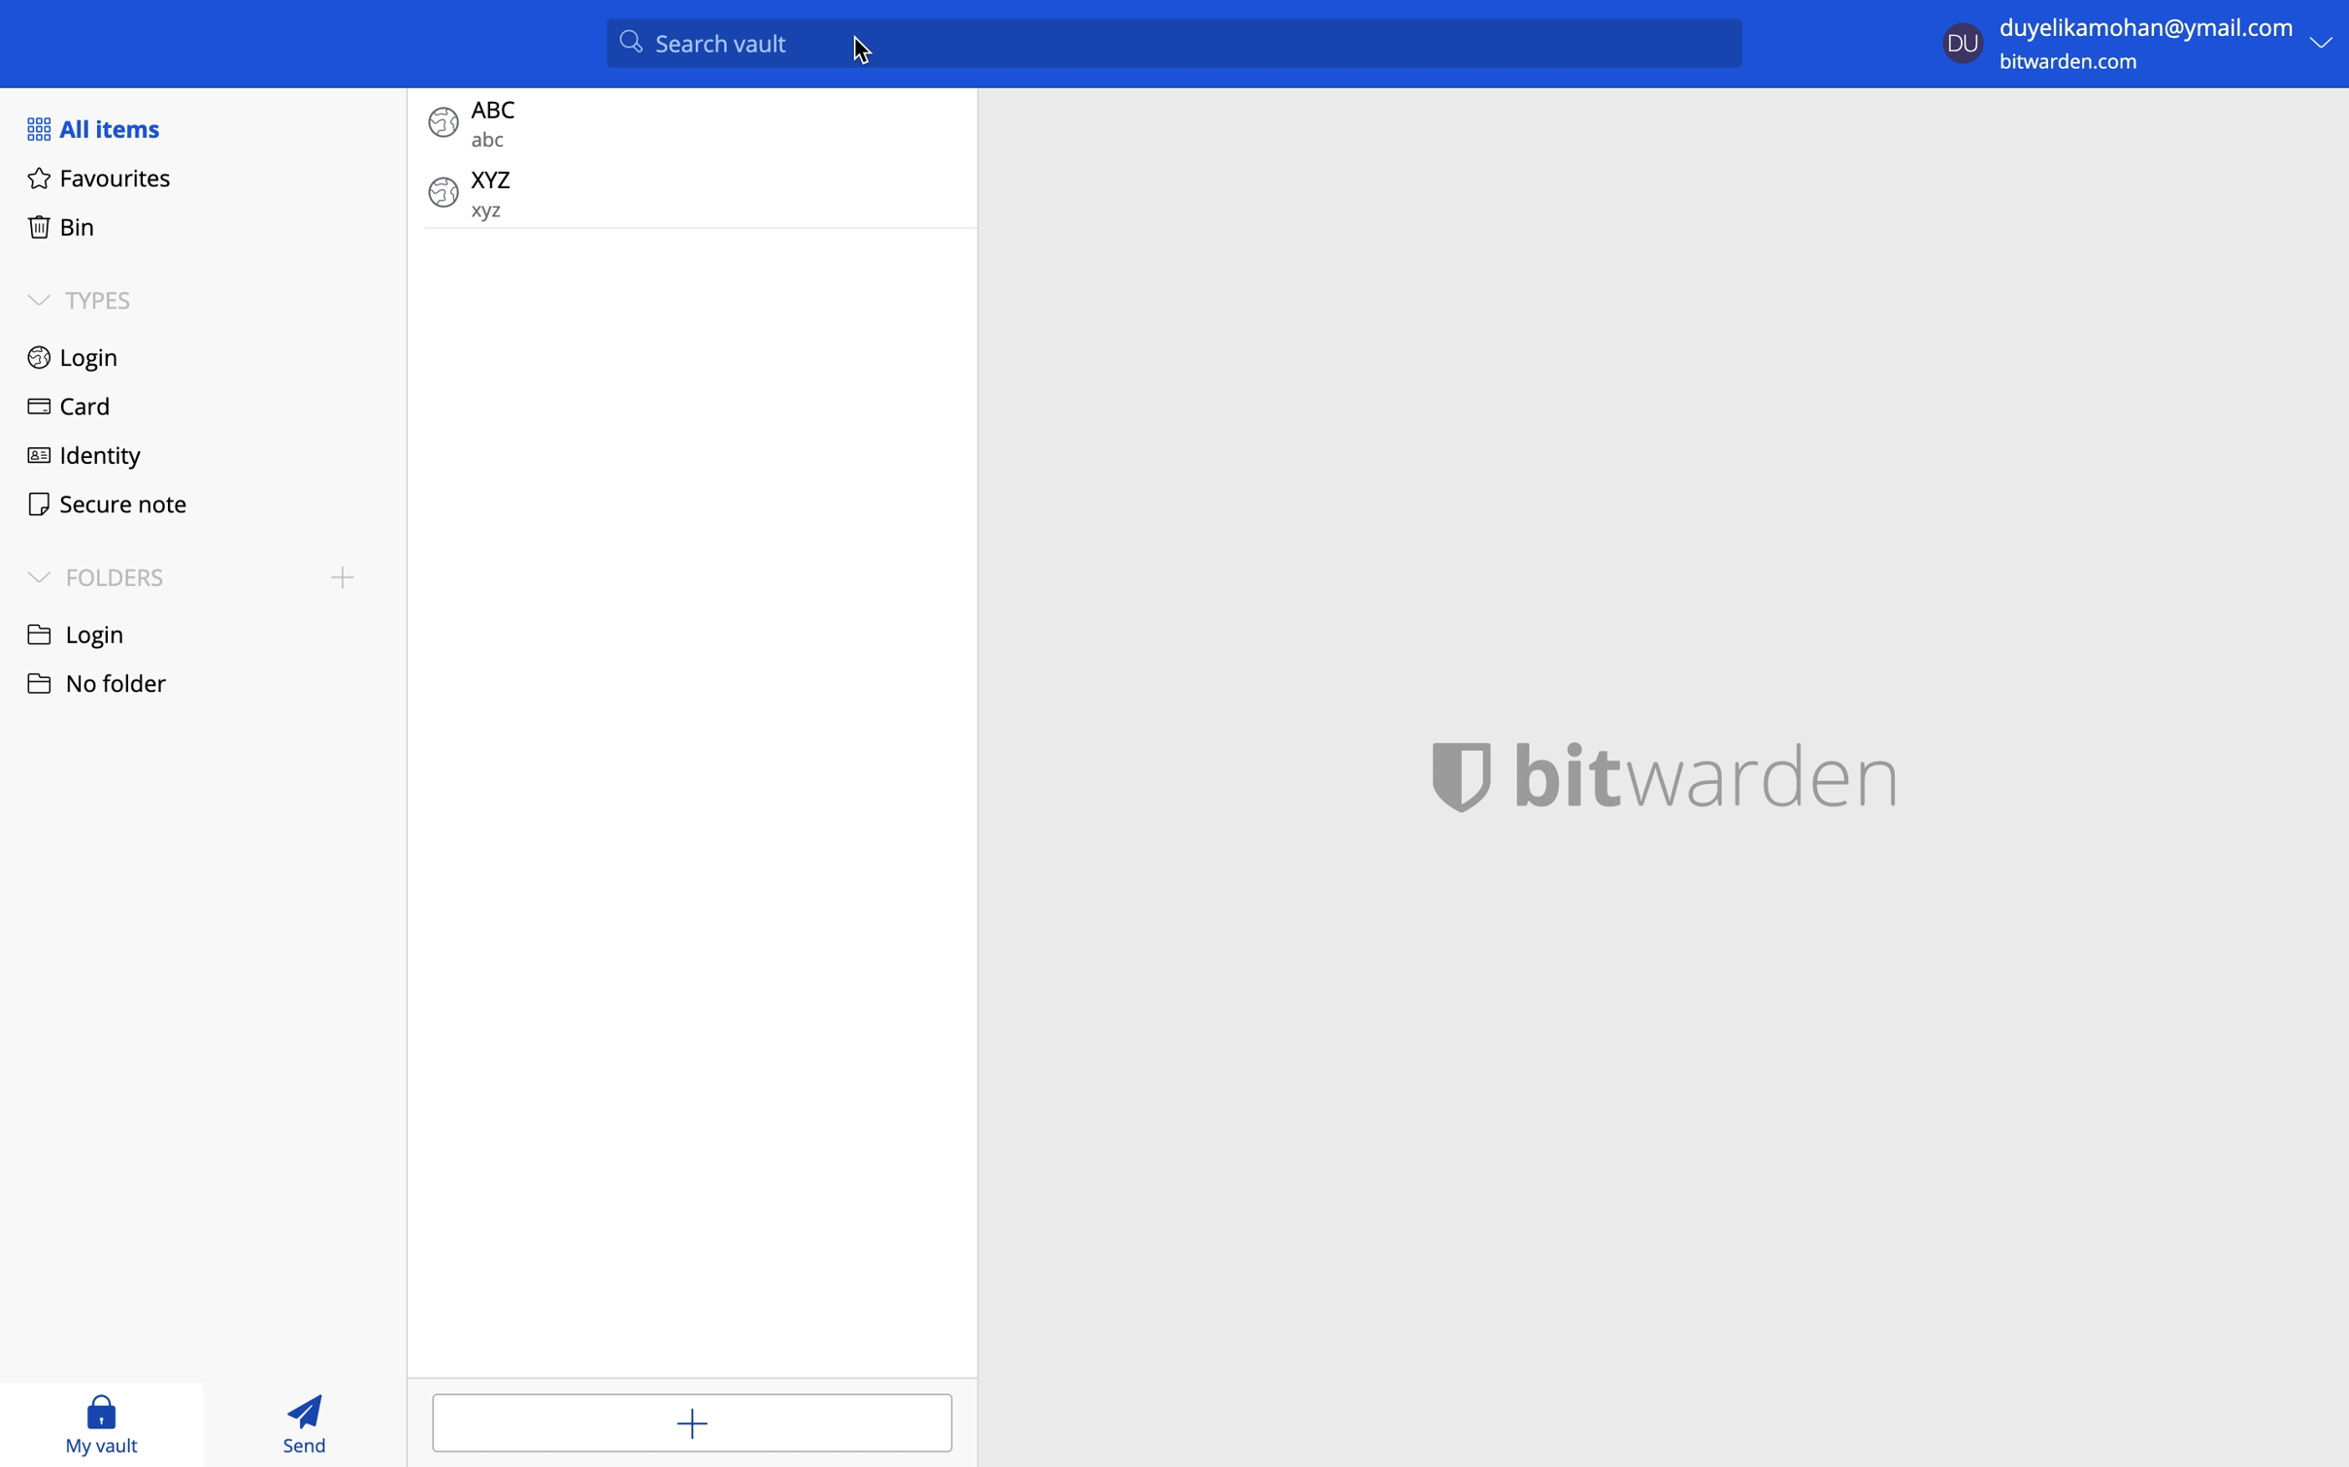 The image size is (2349, 1467). What do you see at coordinates (117, 508) in the screenshot?
I see `secure note` at bounding box center [117, 508].